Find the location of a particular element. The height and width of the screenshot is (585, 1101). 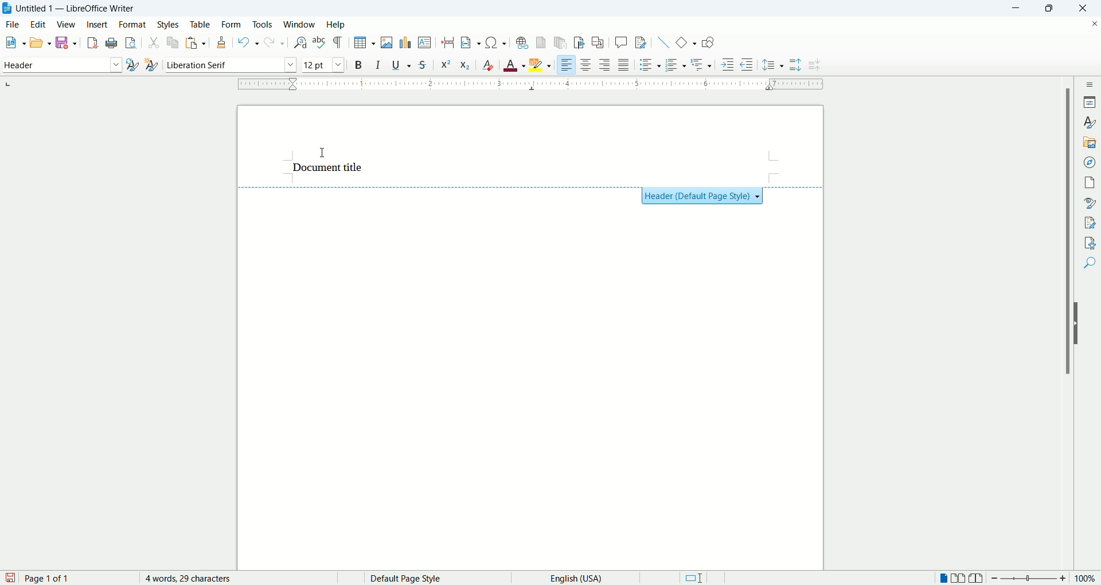

book view is located at coordinates (976, 579).